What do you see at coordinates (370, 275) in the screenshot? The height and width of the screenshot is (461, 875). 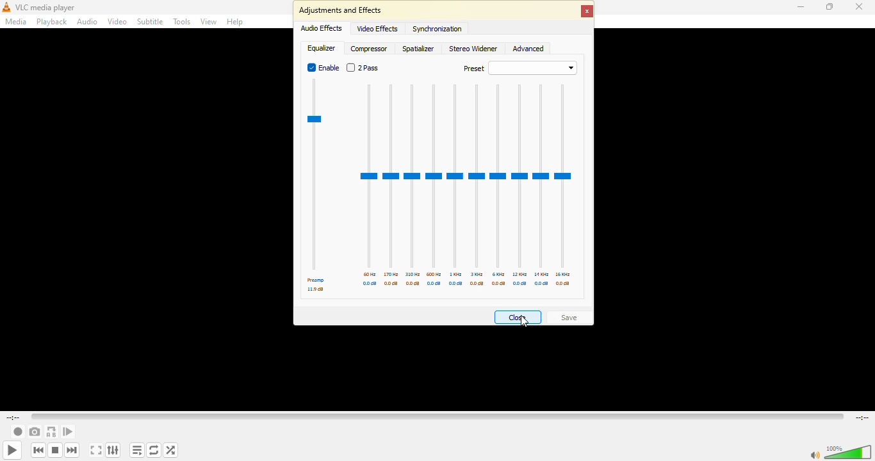 I see `60 hz` at bounding box center [370, 275].